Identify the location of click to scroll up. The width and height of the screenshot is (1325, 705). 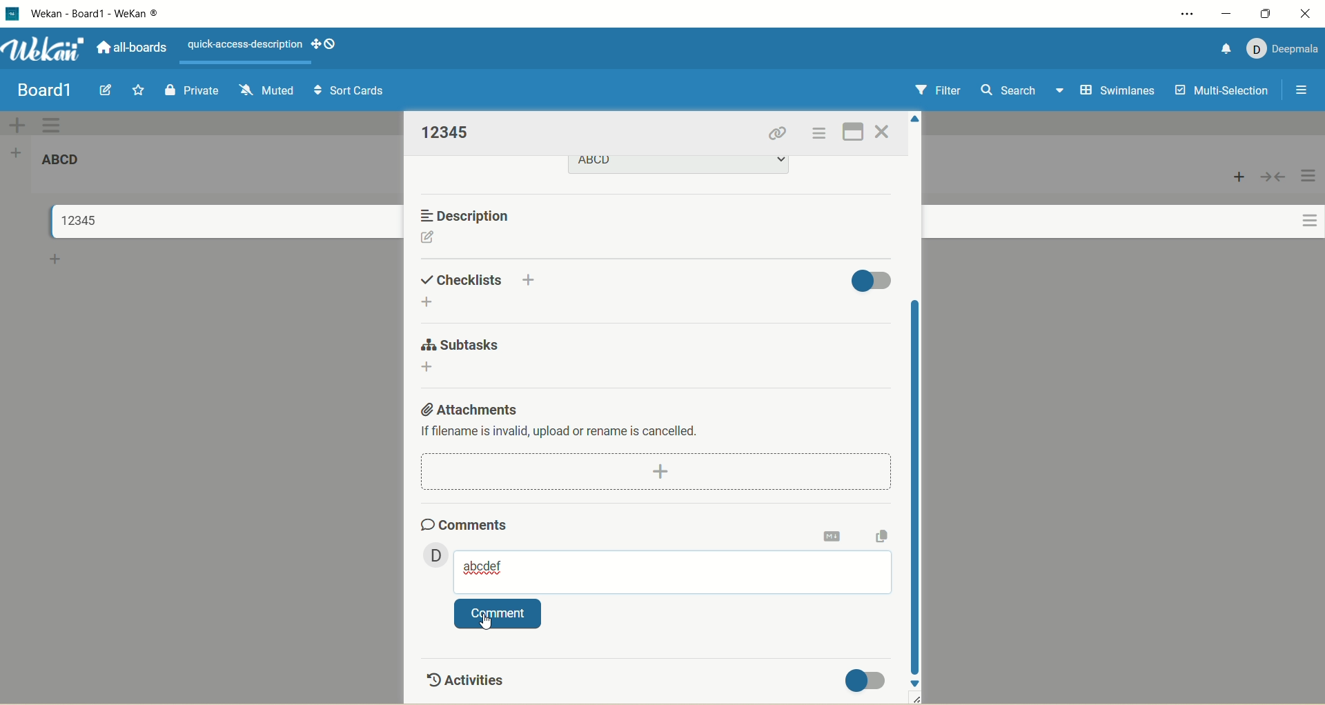
(917, 117).